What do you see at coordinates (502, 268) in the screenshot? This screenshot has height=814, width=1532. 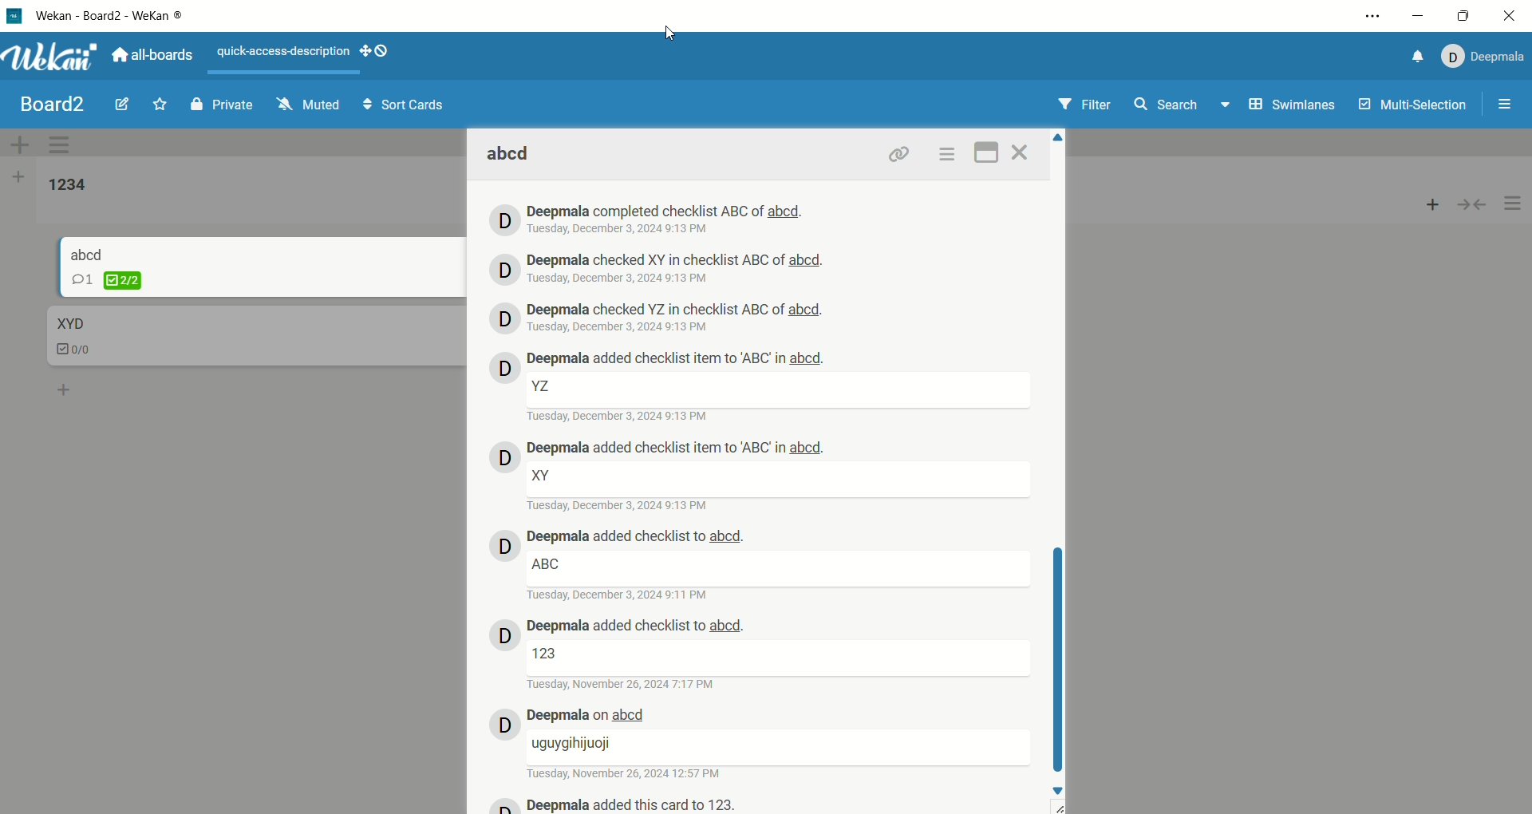 I see `avatar` at bounding box center [502, 268].